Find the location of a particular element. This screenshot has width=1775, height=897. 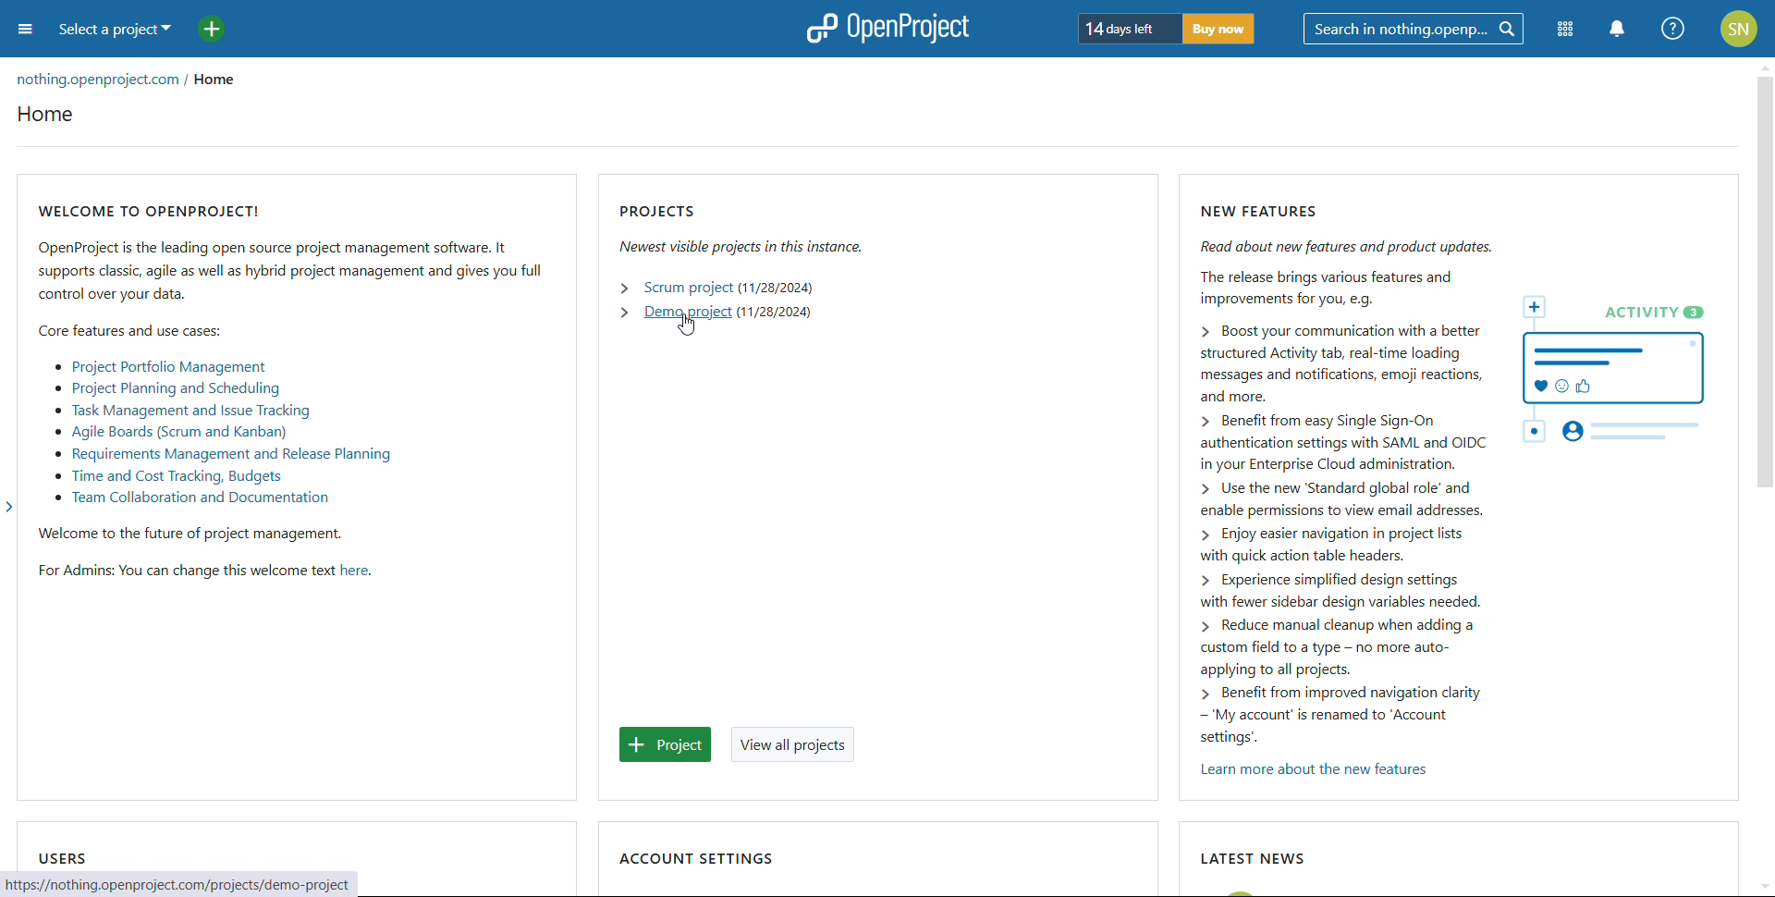

project portfolio management is located at coordinates (161, 367).